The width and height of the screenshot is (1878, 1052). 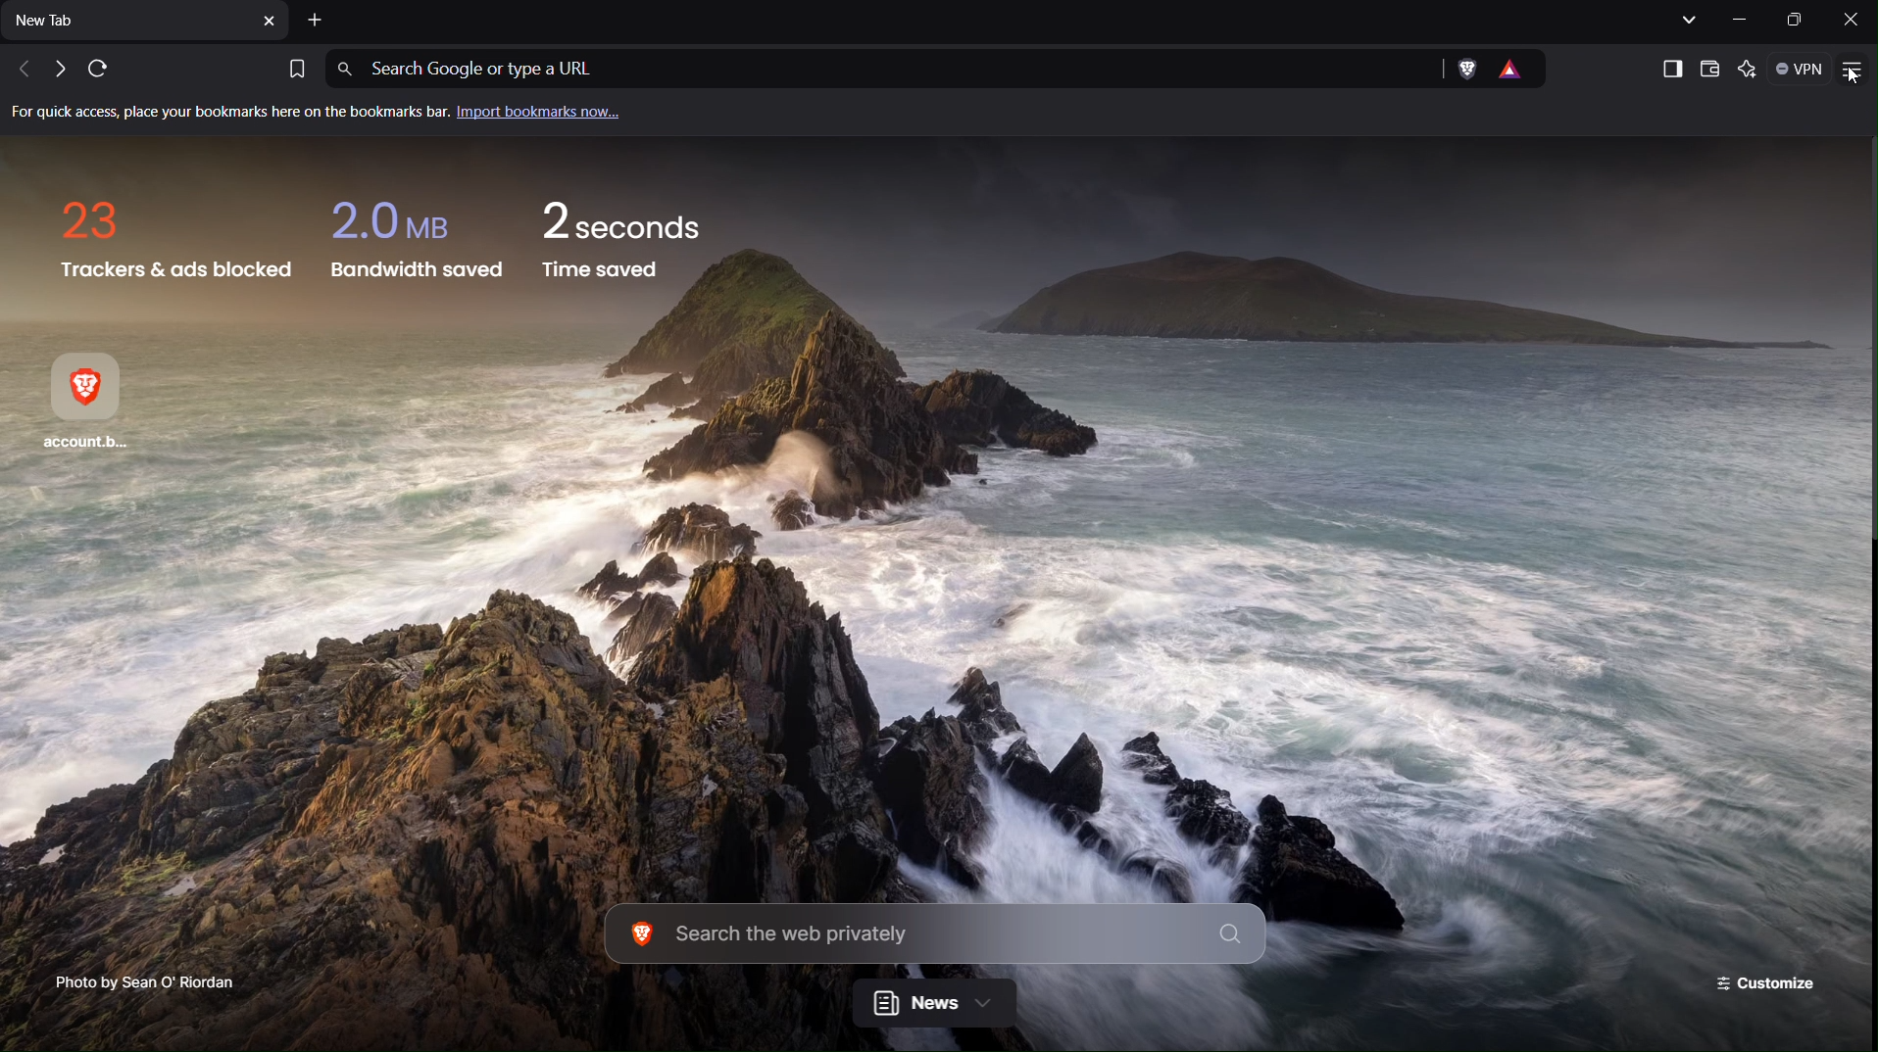 I want to click on Next, so click(x=55, y=71).